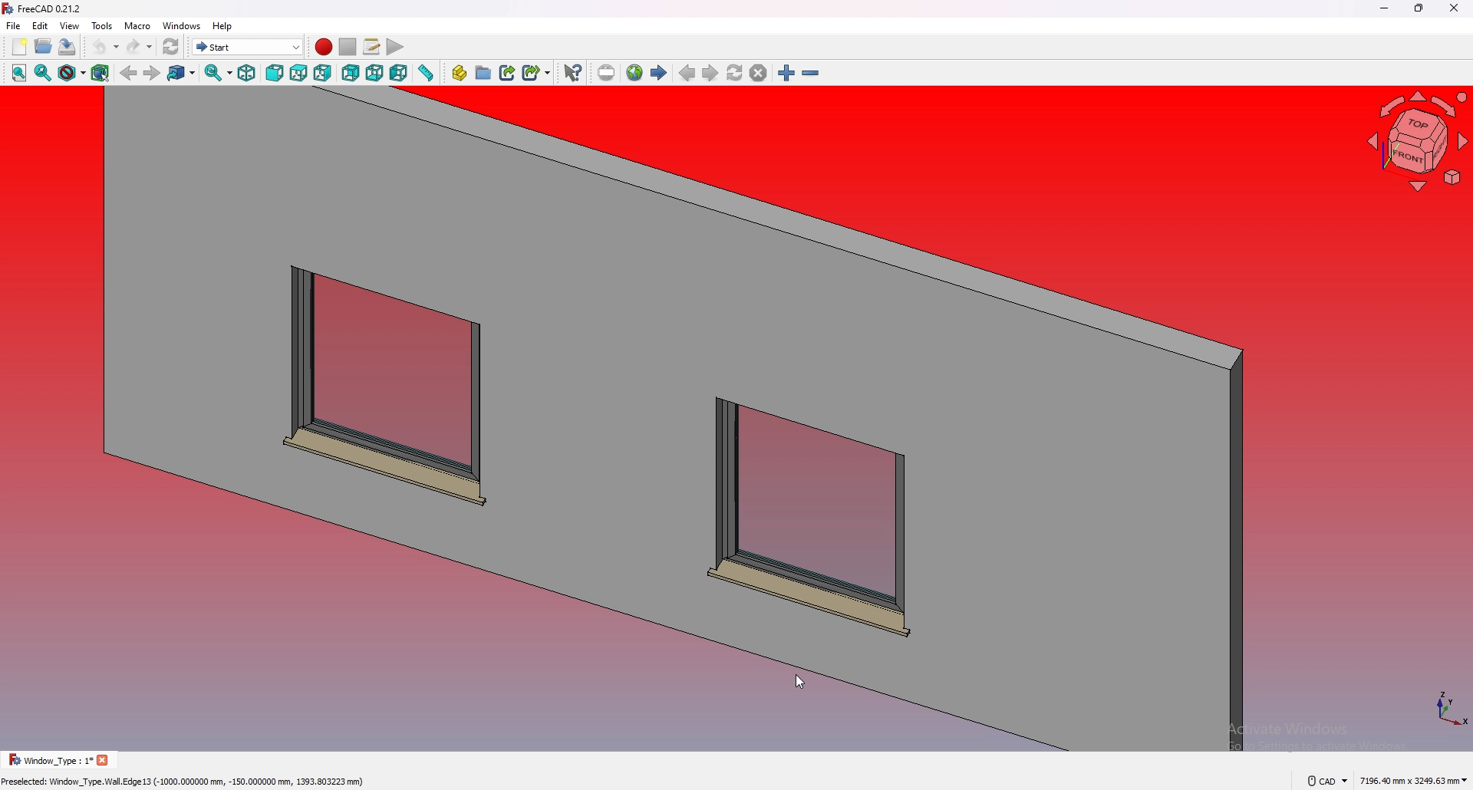 This screenshot has height=790, width=1473. I want to click on Window _Type : 1, so click(46, 760).